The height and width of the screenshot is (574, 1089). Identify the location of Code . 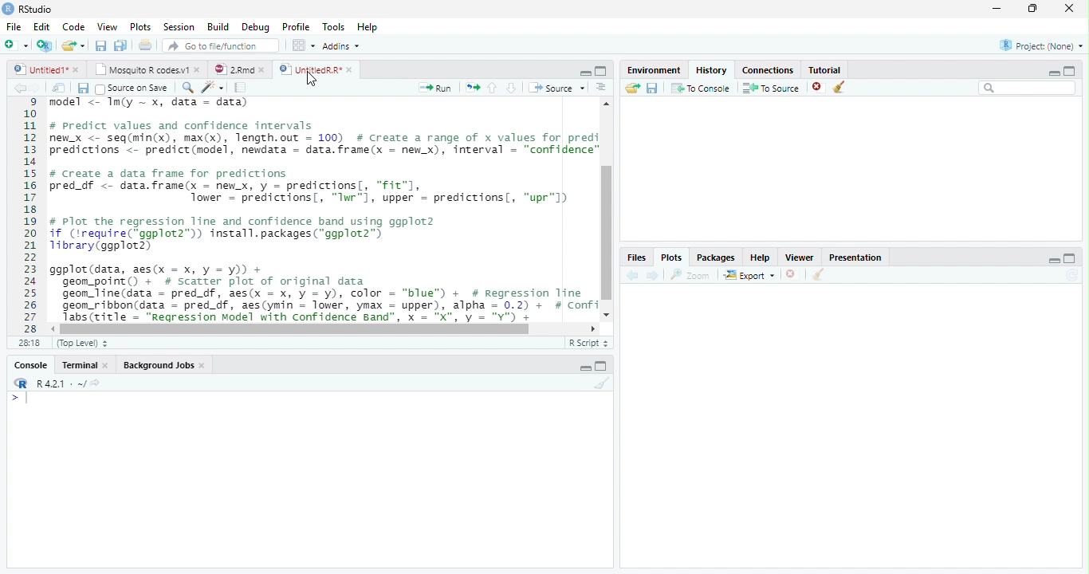
(214, 88).